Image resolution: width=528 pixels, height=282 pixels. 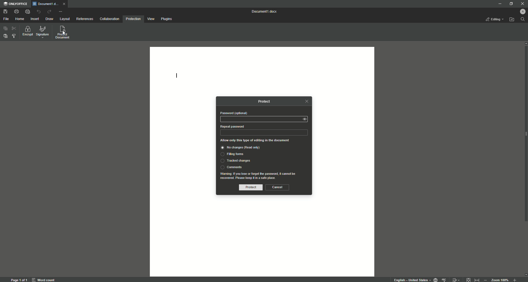 I want to click on spell checking, so click(x=444, y=279).